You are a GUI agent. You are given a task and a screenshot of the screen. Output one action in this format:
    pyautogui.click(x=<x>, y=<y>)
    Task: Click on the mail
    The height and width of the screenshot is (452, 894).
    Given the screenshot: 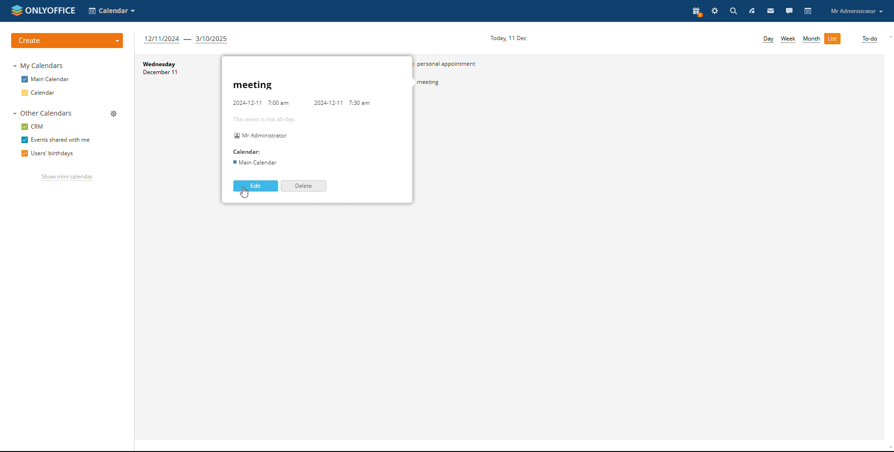 What is the action you would take?
    pyautogui.click(x=771, y=10)
    